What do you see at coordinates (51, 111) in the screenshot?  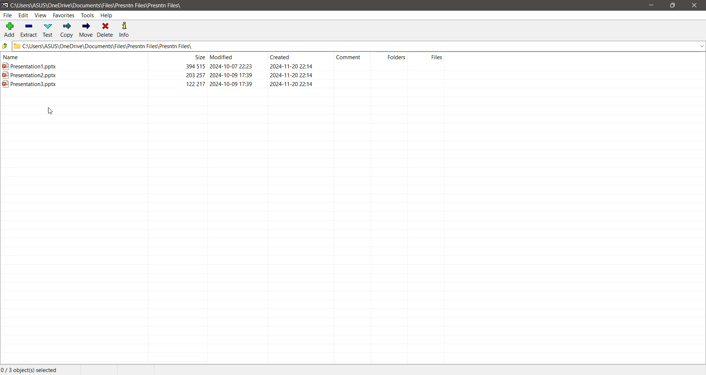 I see `Cursor` at bounding box center [51, 111].